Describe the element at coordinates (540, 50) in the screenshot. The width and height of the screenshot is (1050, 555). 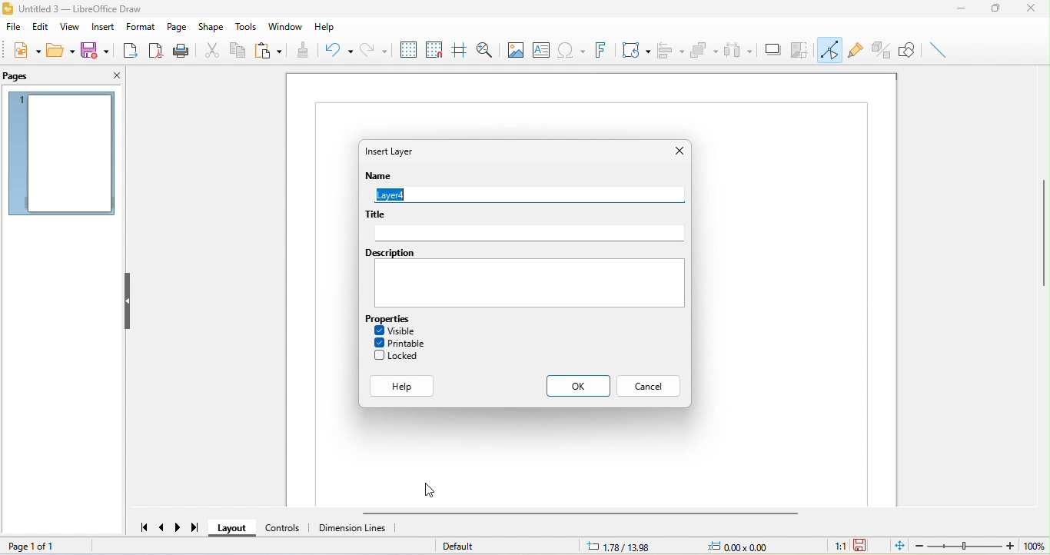
I see `text box` at that location.